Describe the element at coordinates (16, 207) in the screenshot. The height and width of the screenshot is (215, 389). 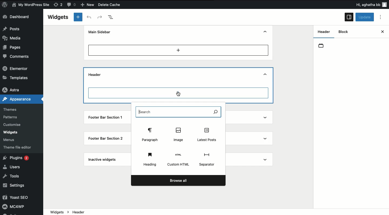
I see `MC4WP` at that location.